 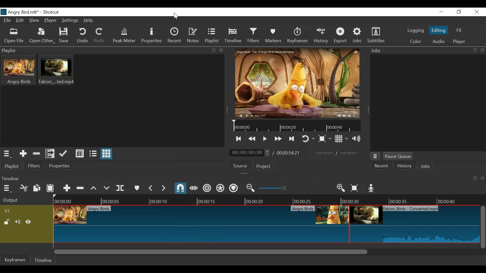 I want to click on Lift, so click(x=93, y=189).